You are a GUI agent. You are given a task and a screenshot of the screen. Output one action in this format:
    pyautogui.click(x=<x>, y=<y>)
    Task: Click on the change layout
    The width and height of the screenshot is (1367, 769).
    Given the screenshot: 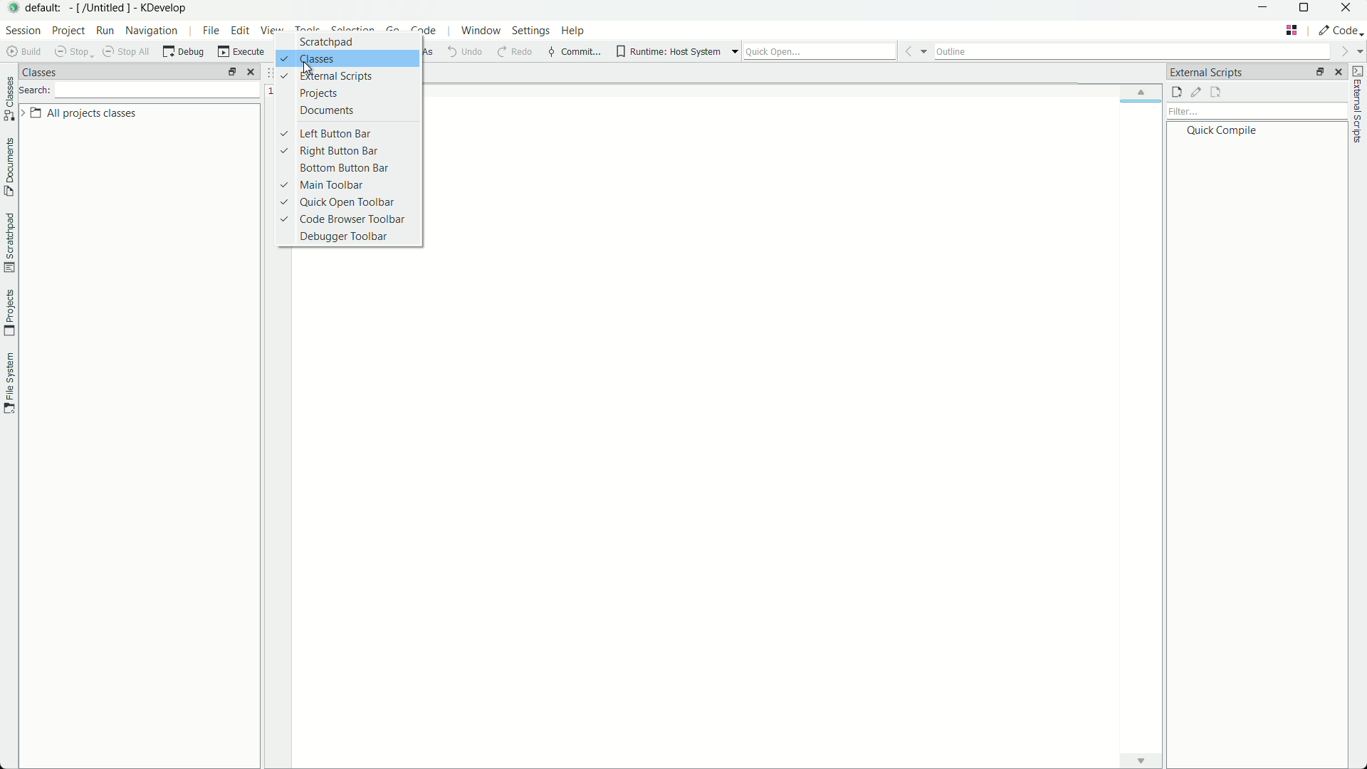 What is the action you would take?
    pyautogui.click(x=1314, y=73)
    